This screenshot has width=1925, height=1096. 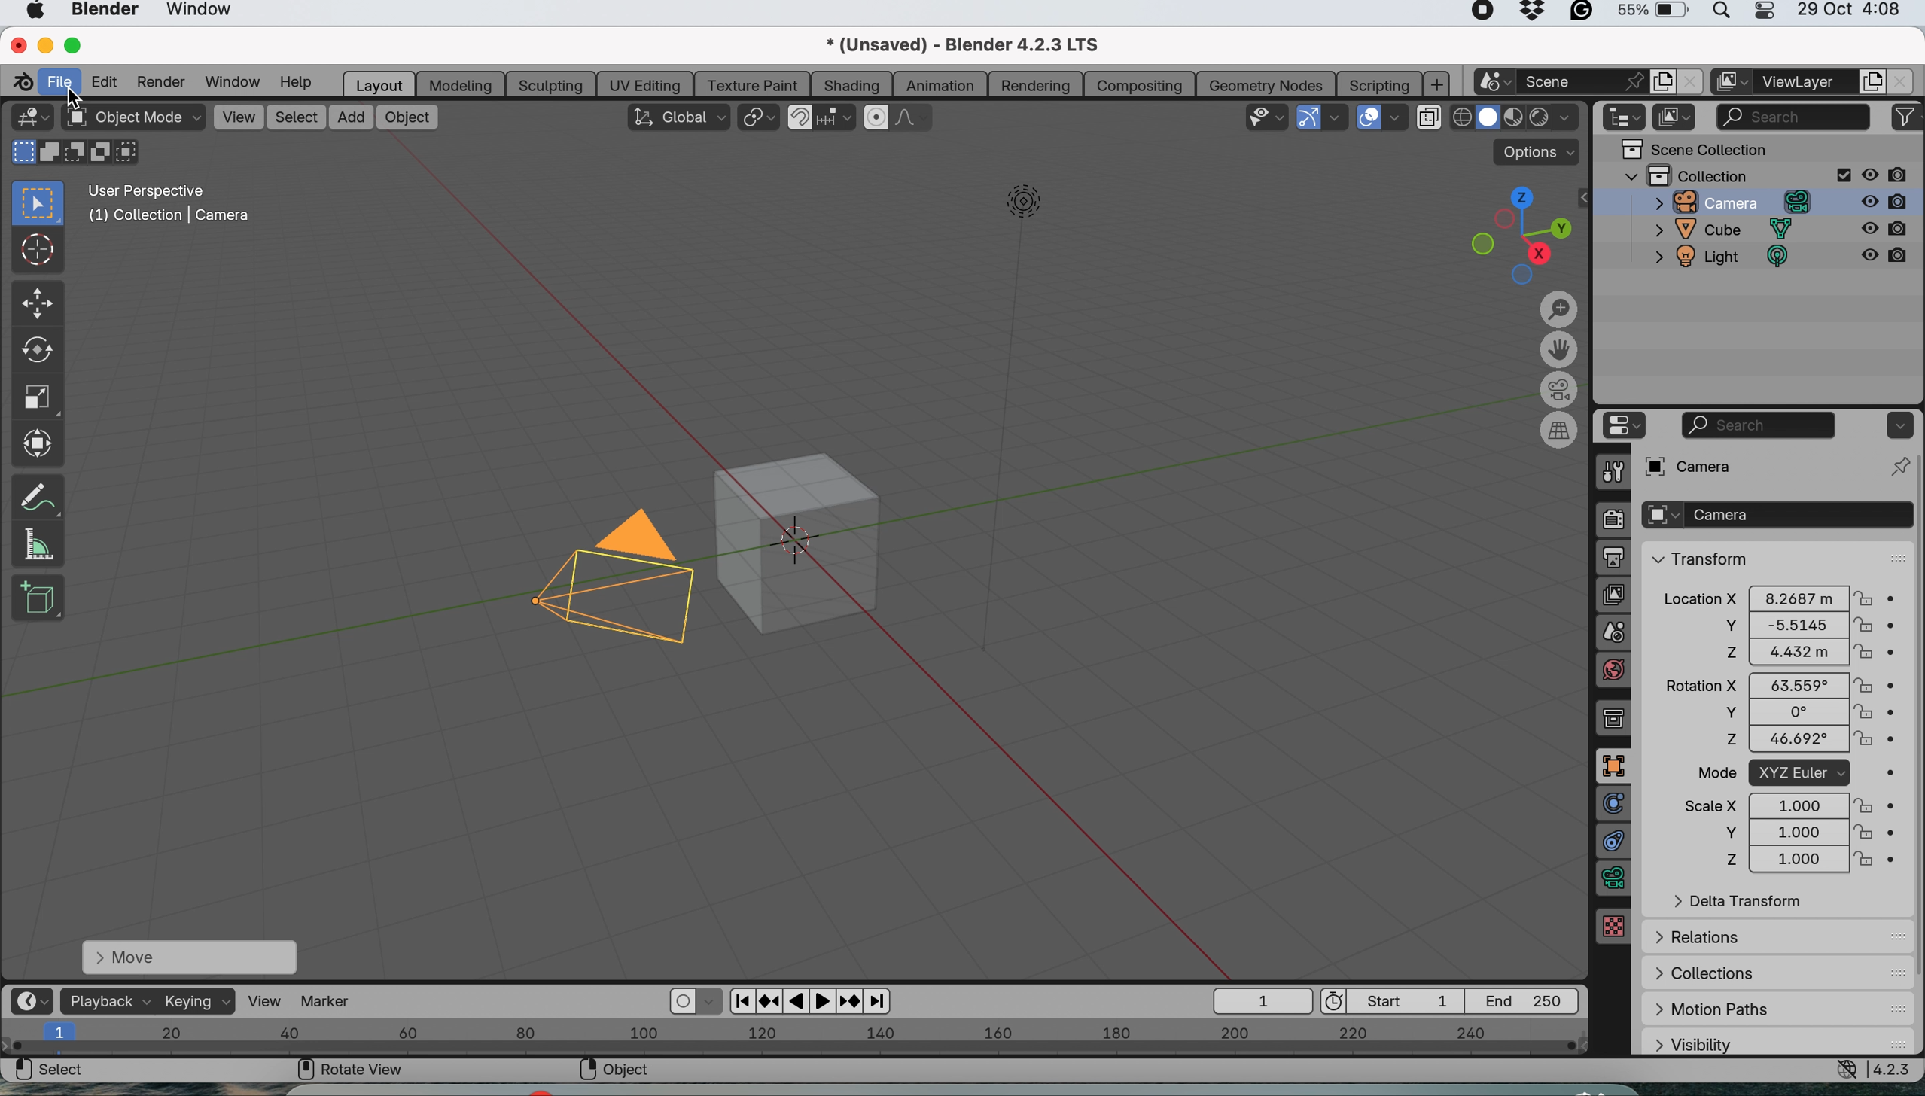 I want to click on move, so click(x=38, y=304).